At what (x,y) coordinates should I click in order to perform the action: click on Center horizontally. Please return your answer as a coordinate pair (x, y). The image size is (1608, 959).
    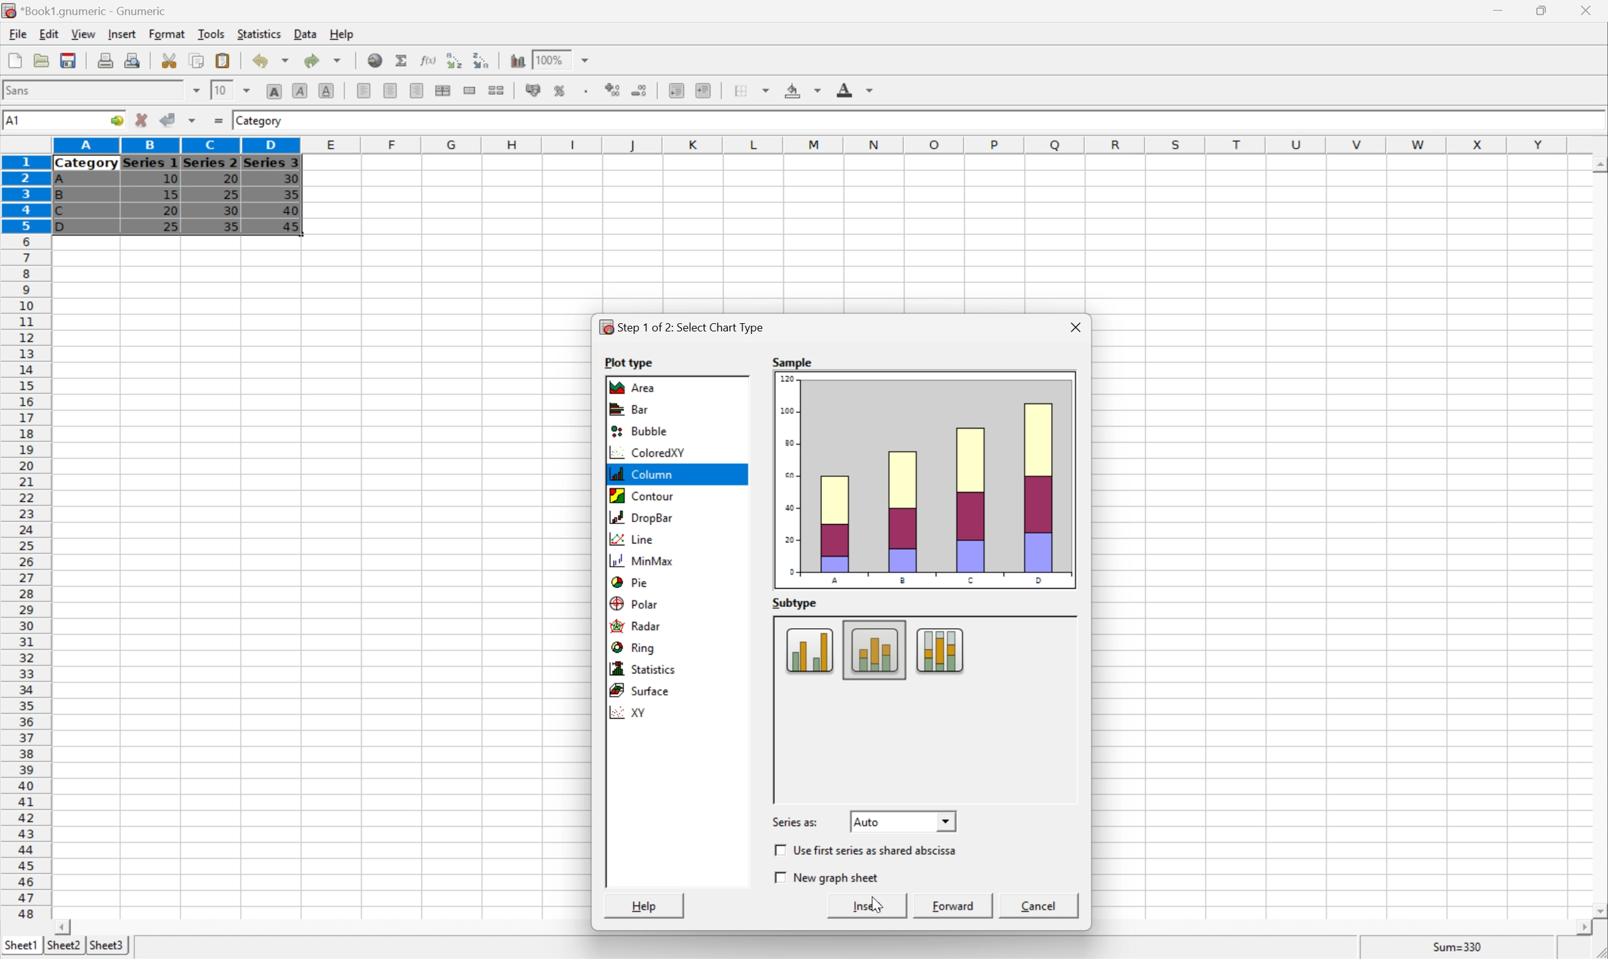
    Looking at the image, I should click on (391, 89).